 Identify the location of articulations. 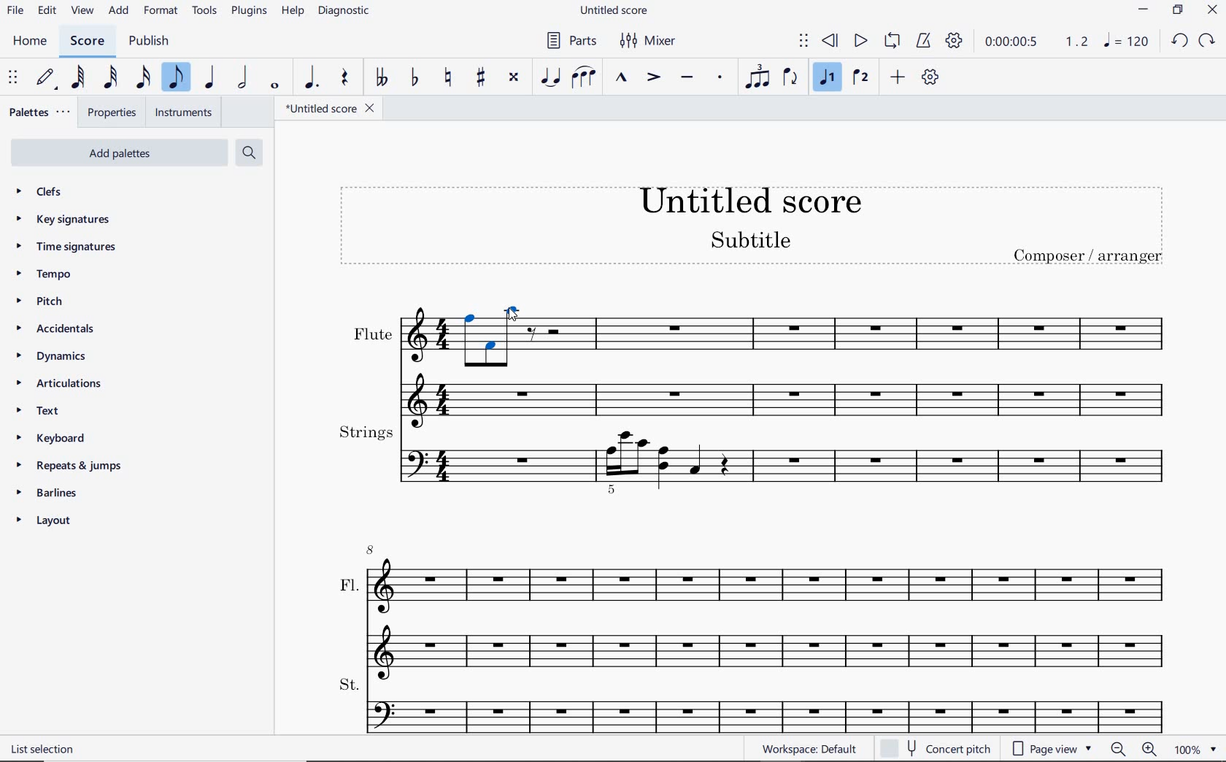
(59, 384).